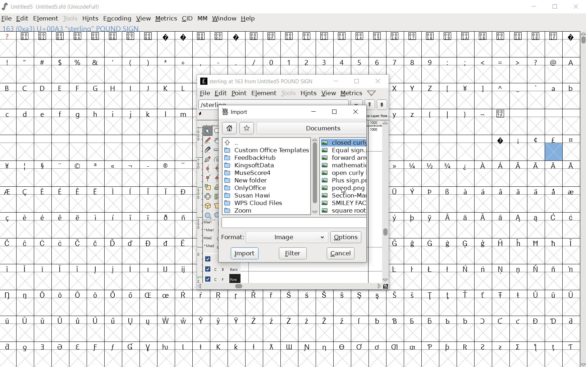 This screenshot has height=367, width=586. What do you see at coordinates (359, 62) in the screenshot?
I see `5` at bounding box center [359, 62].